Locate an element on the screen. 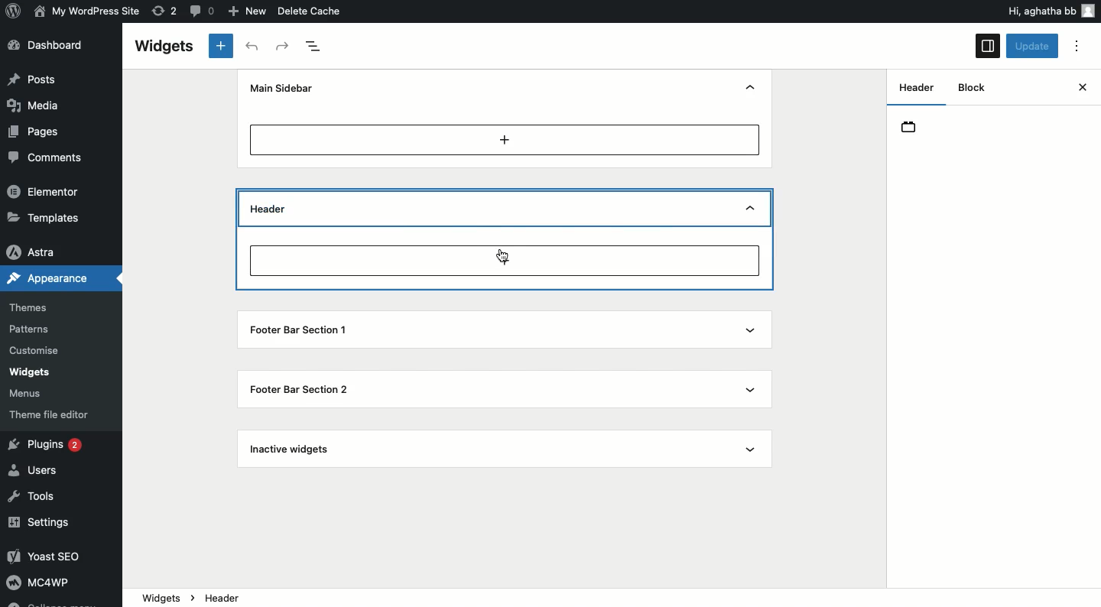  Footer Bar Section 2 is located at coordinates (303, 392).